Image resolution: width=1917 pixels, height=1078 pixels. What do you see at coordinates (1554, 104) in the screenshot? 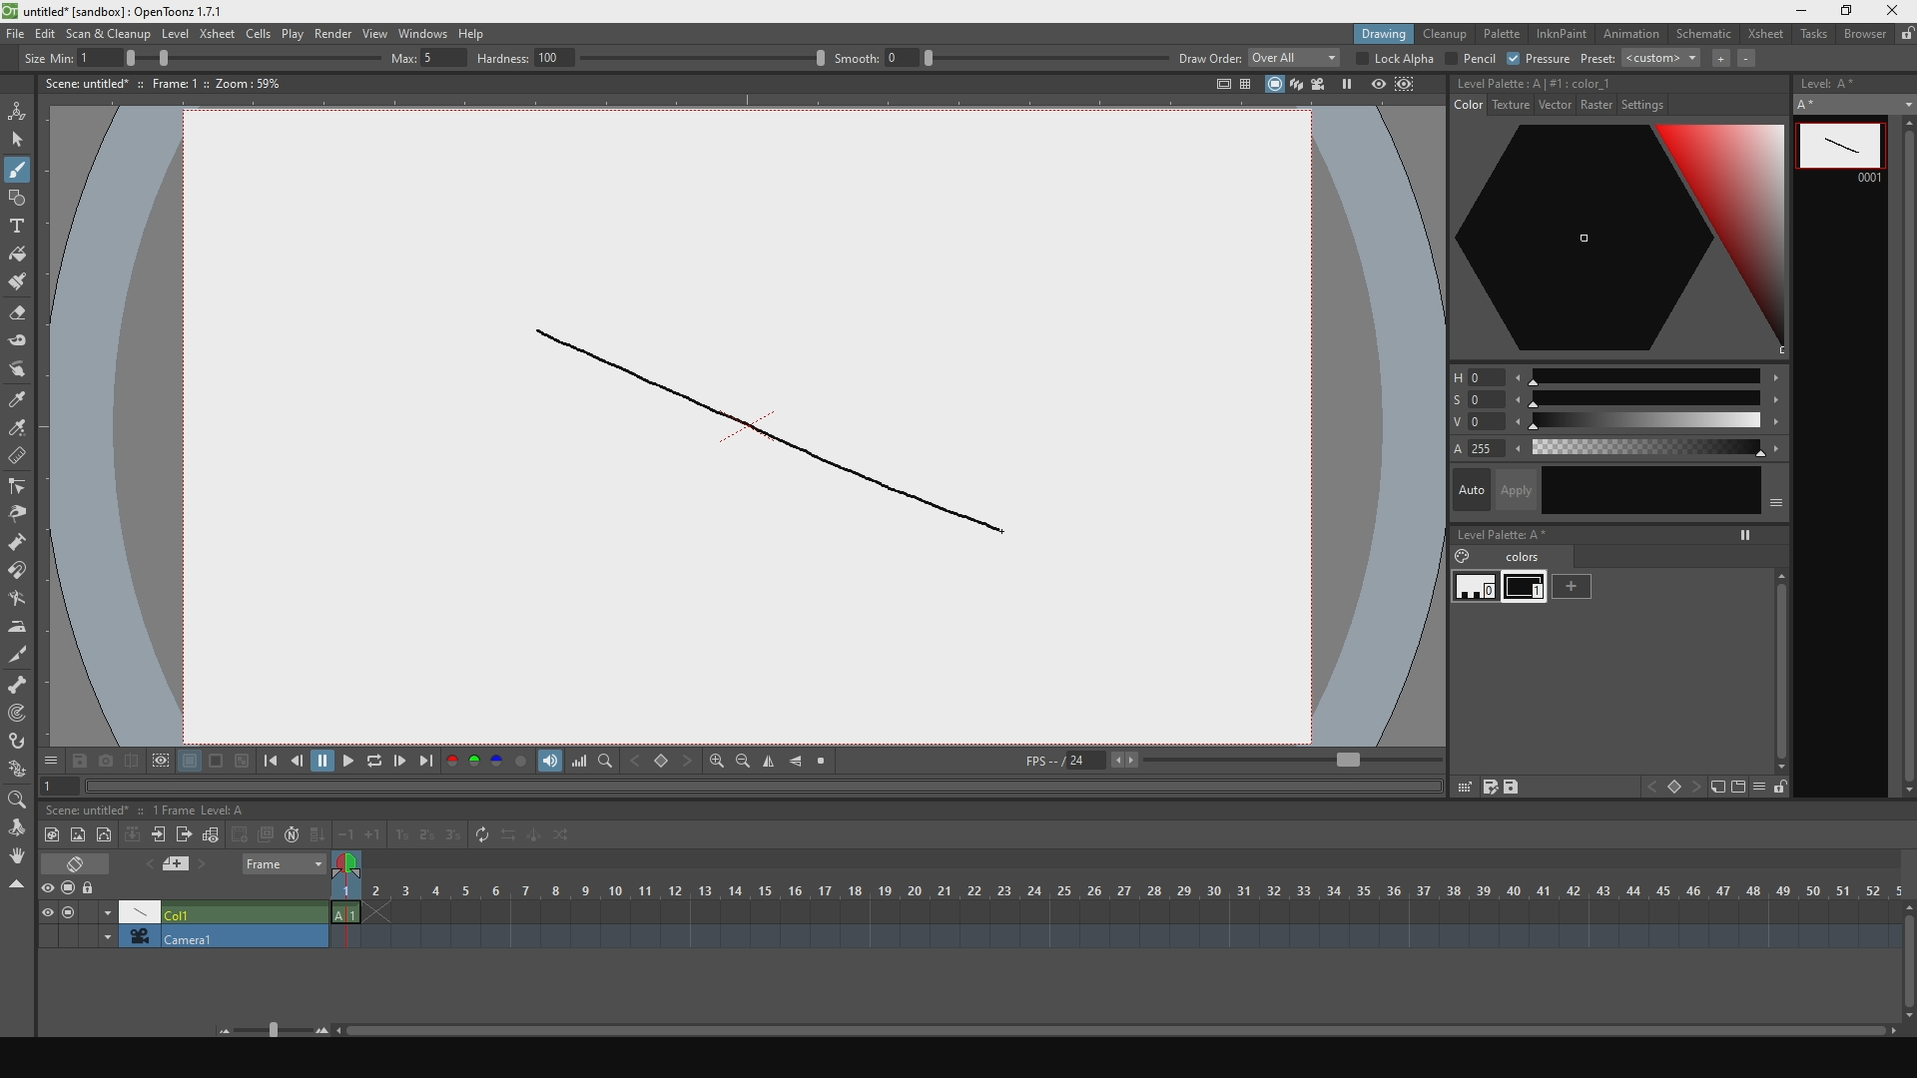
I see `vector` at bounding box center [1554, 104].